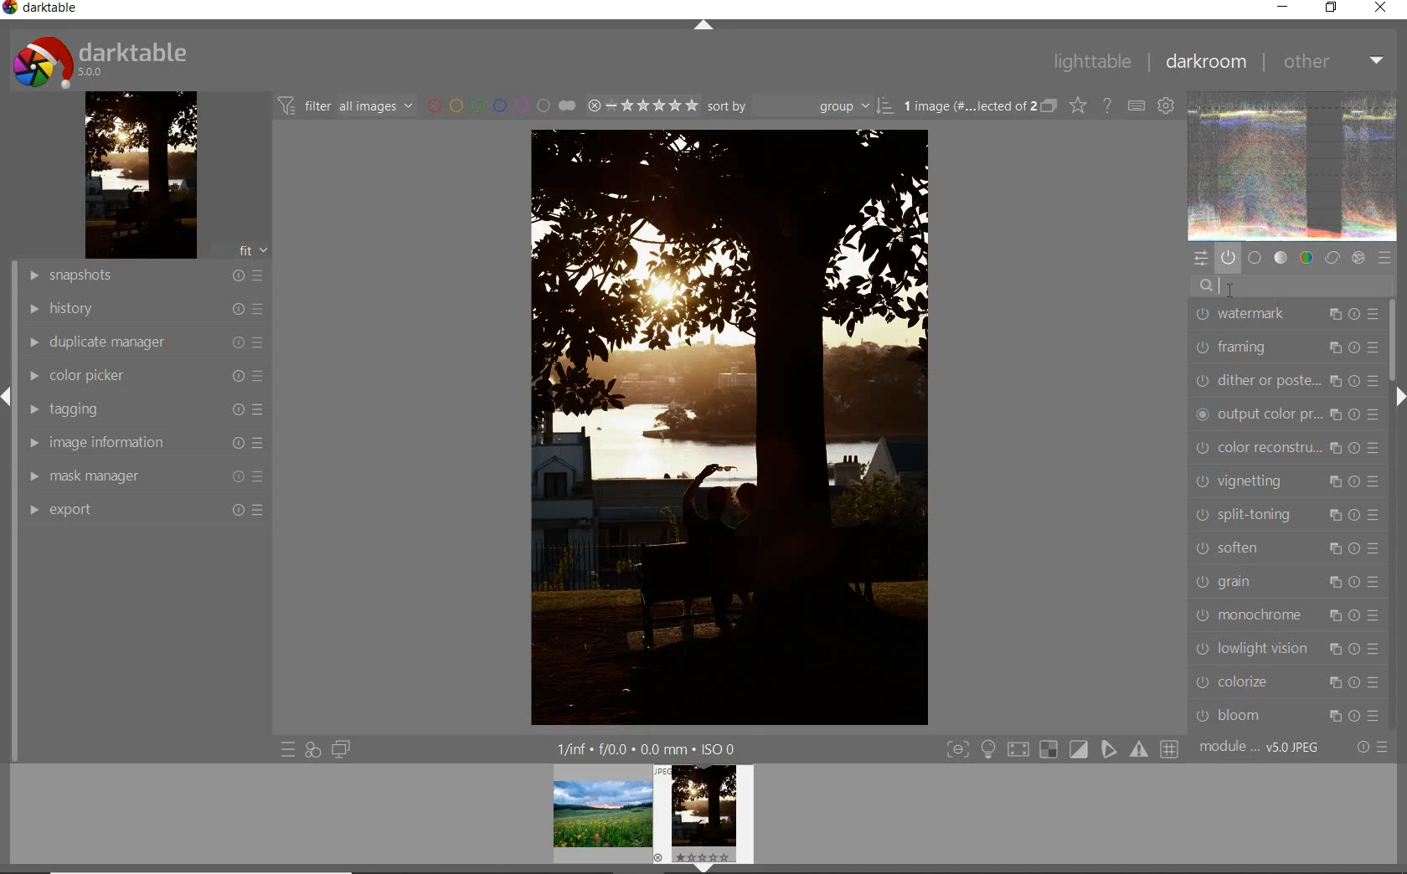 The height and width of the screenshot is (874, 1407). Describe the element at coordinates (1332, 258) in the screenshot. I see `correct` at that location.